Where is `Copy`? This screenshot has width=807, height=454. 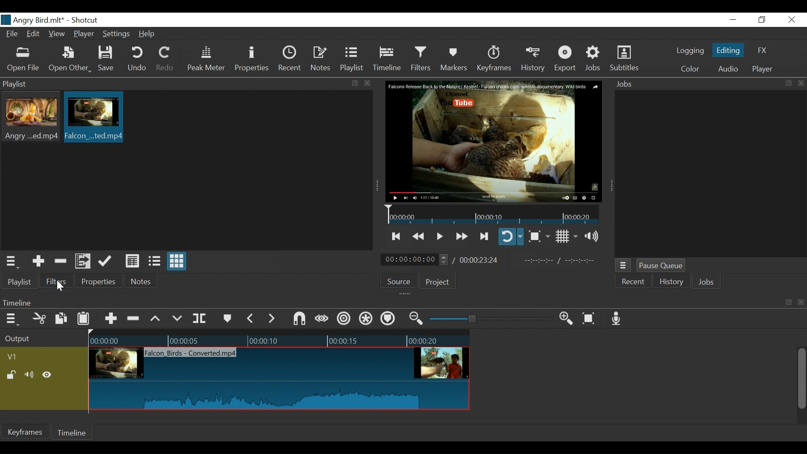
Copy is located at coordinates (62, 320).